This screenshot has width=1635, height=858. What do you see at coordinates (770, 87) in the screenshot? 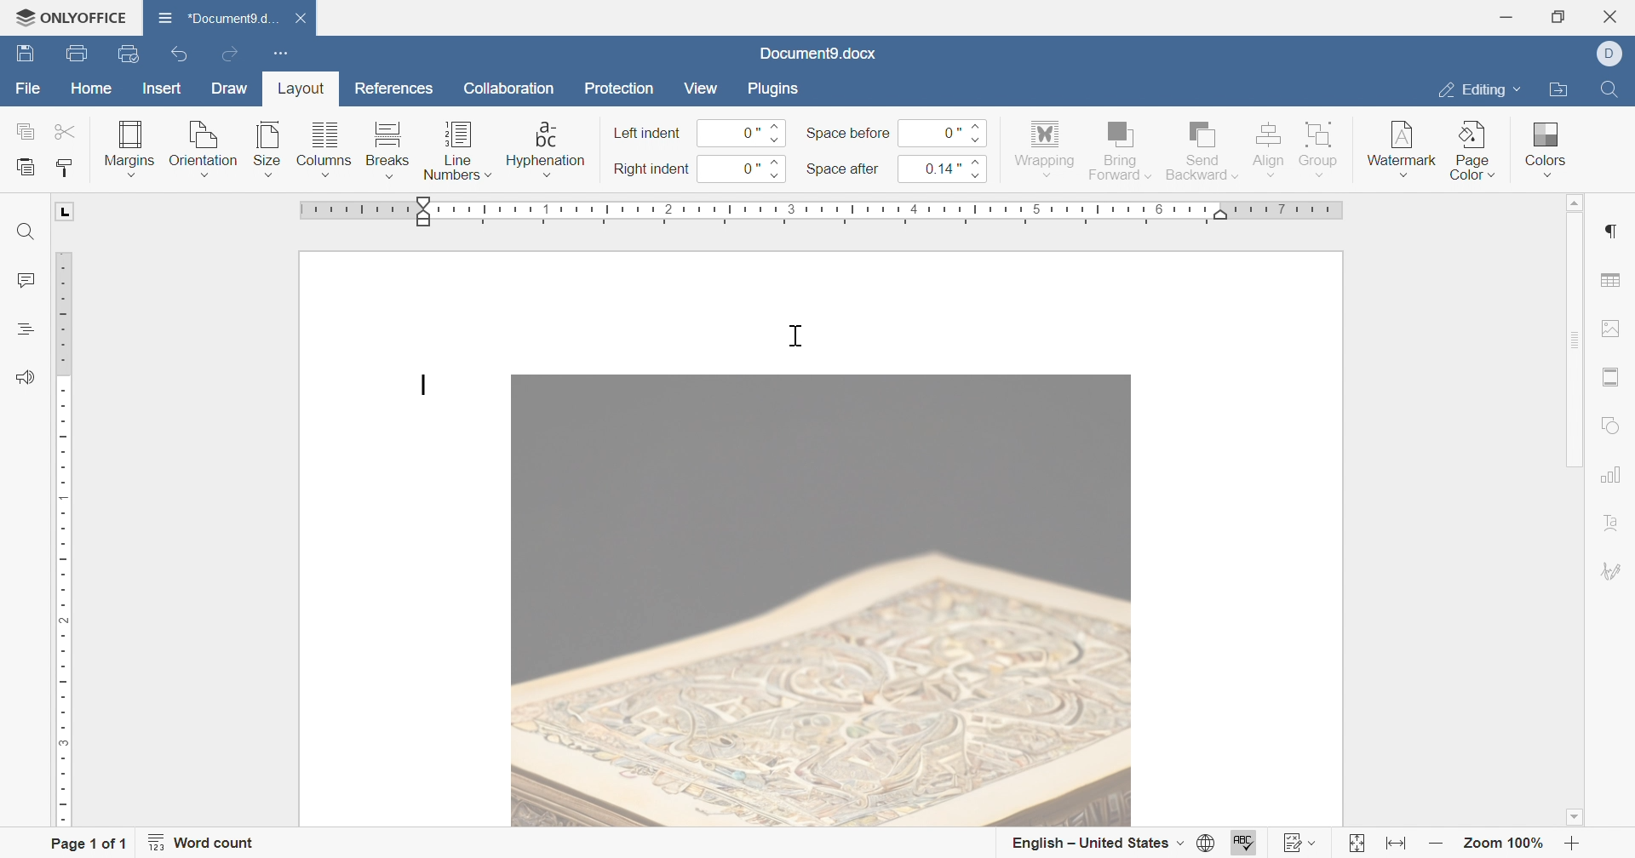
I see `plugins` at bounding box center [770, 87].